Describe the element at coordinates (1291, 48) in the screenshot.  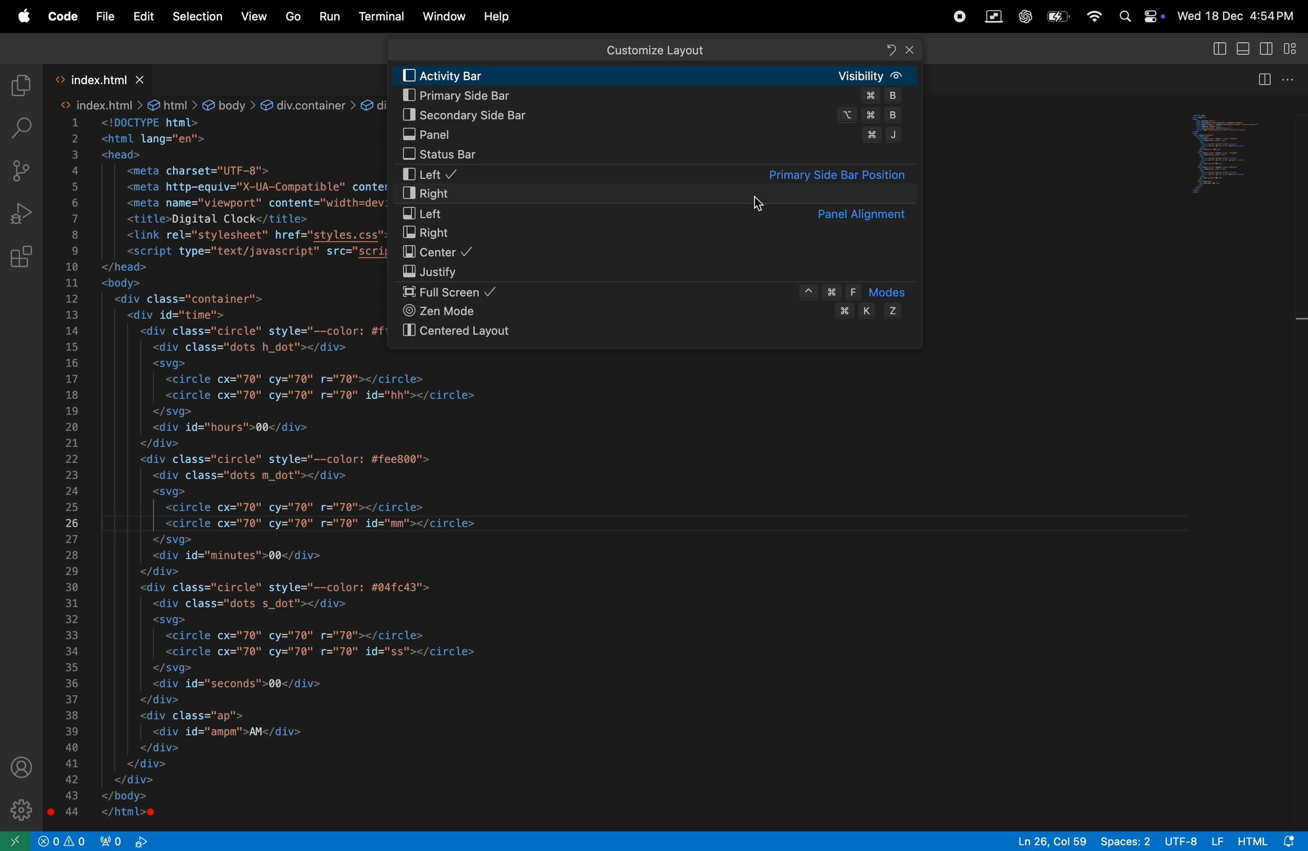
I see `customize layout` at that location.